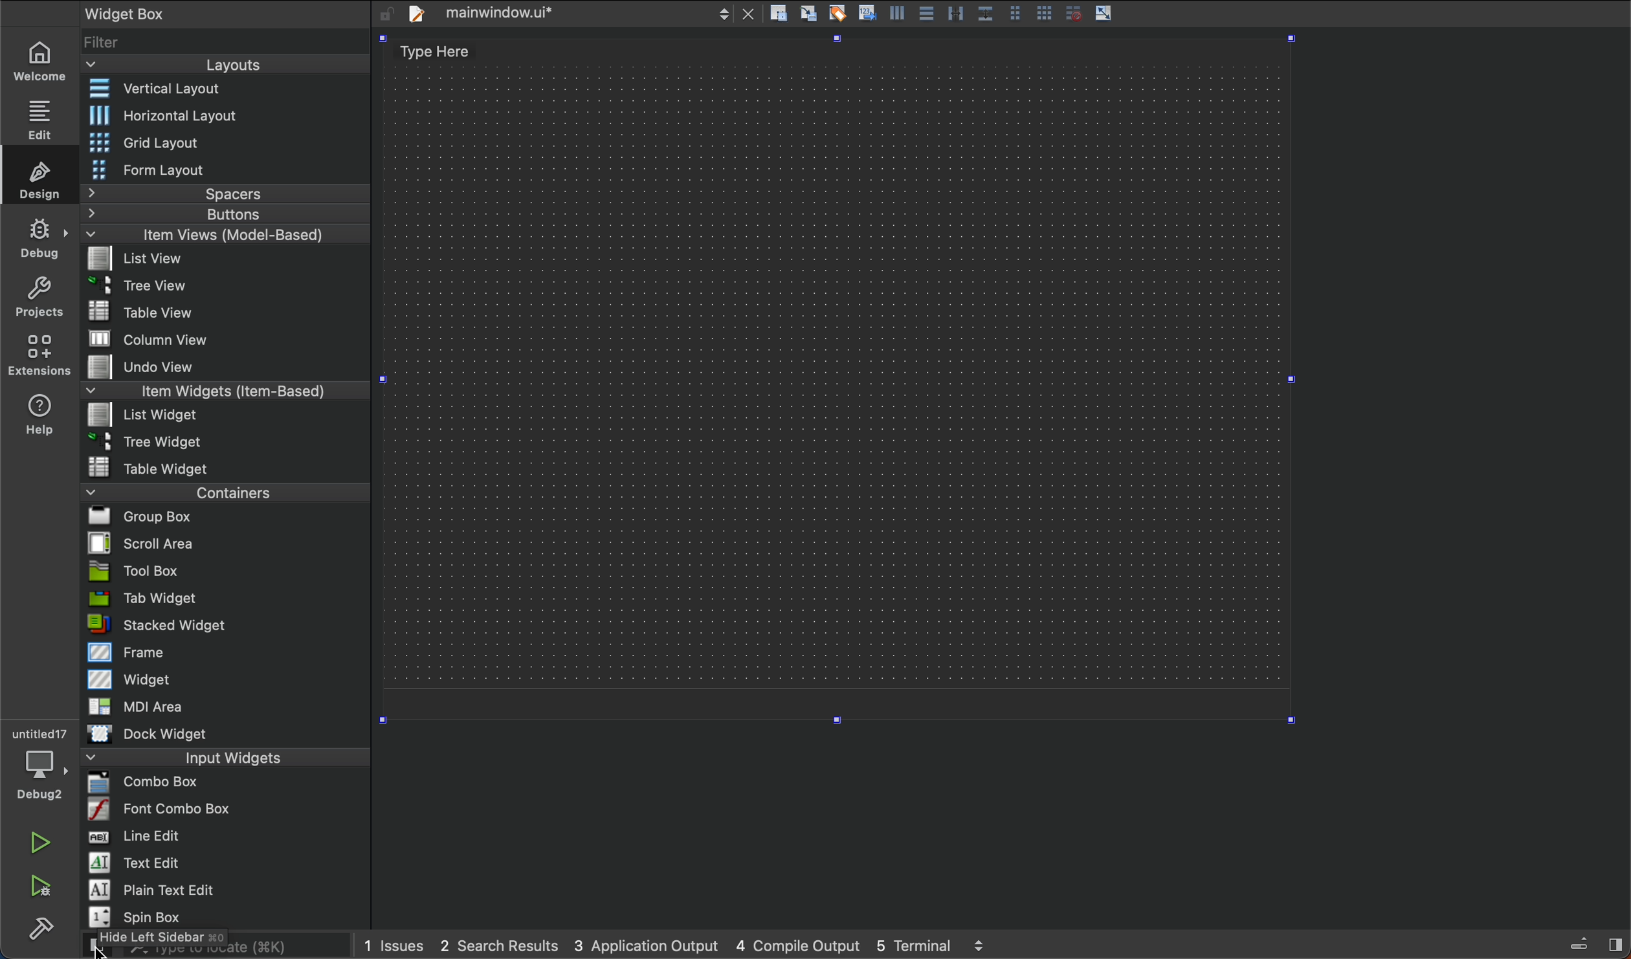  What do you see at coordinates (1615, 943) in the screenshot?
I see `` at bounding box center [1615, 943].